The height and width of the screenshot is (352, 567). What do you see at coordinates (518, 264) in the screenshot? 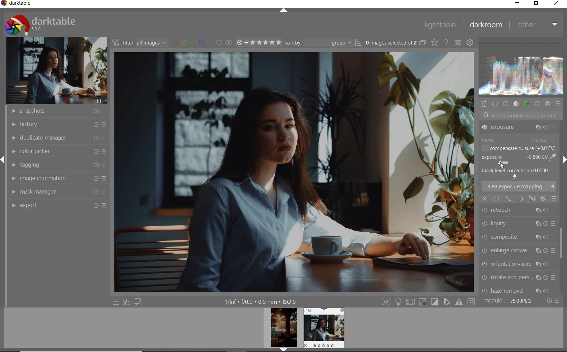
I see `CHROMATIC ABER` at bounding box center [518, 264].